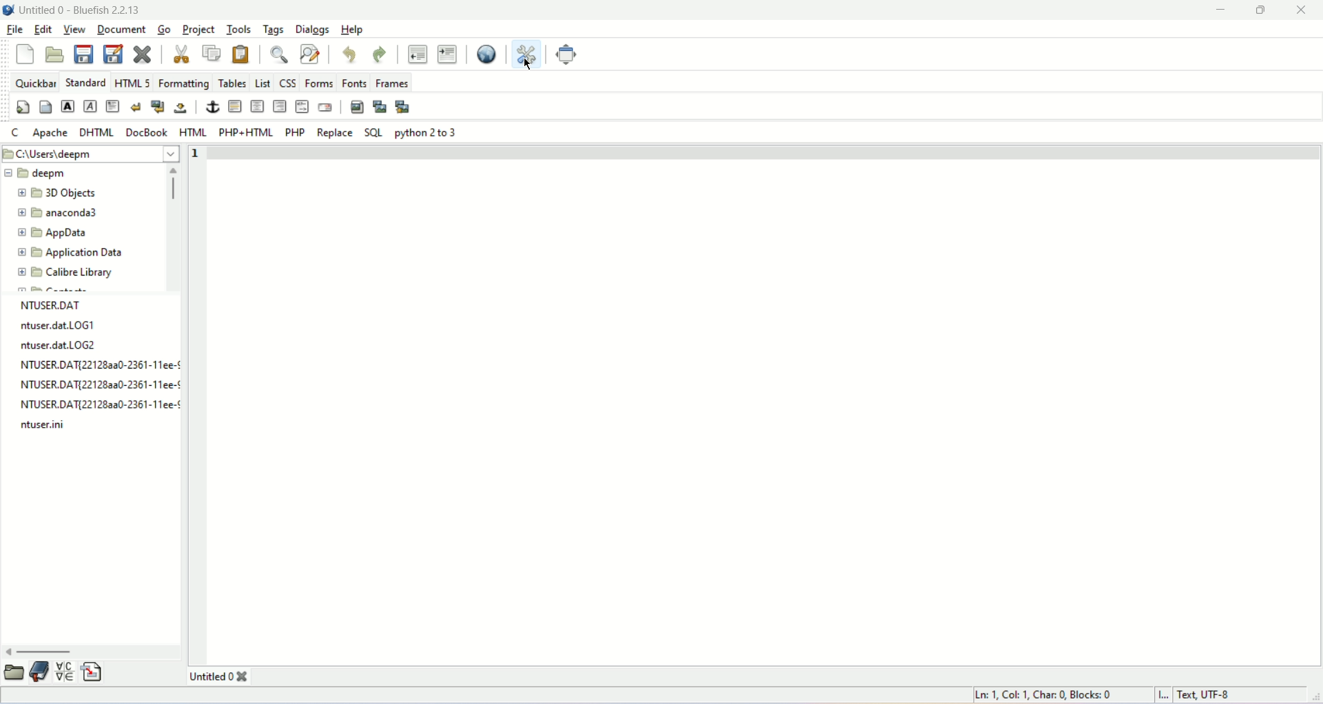 The image size is (1323, 704). I want to click on HTML, so click(192, 132).